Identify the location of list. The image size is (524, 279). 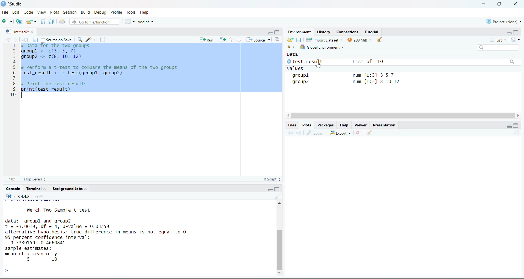
(499, 40).